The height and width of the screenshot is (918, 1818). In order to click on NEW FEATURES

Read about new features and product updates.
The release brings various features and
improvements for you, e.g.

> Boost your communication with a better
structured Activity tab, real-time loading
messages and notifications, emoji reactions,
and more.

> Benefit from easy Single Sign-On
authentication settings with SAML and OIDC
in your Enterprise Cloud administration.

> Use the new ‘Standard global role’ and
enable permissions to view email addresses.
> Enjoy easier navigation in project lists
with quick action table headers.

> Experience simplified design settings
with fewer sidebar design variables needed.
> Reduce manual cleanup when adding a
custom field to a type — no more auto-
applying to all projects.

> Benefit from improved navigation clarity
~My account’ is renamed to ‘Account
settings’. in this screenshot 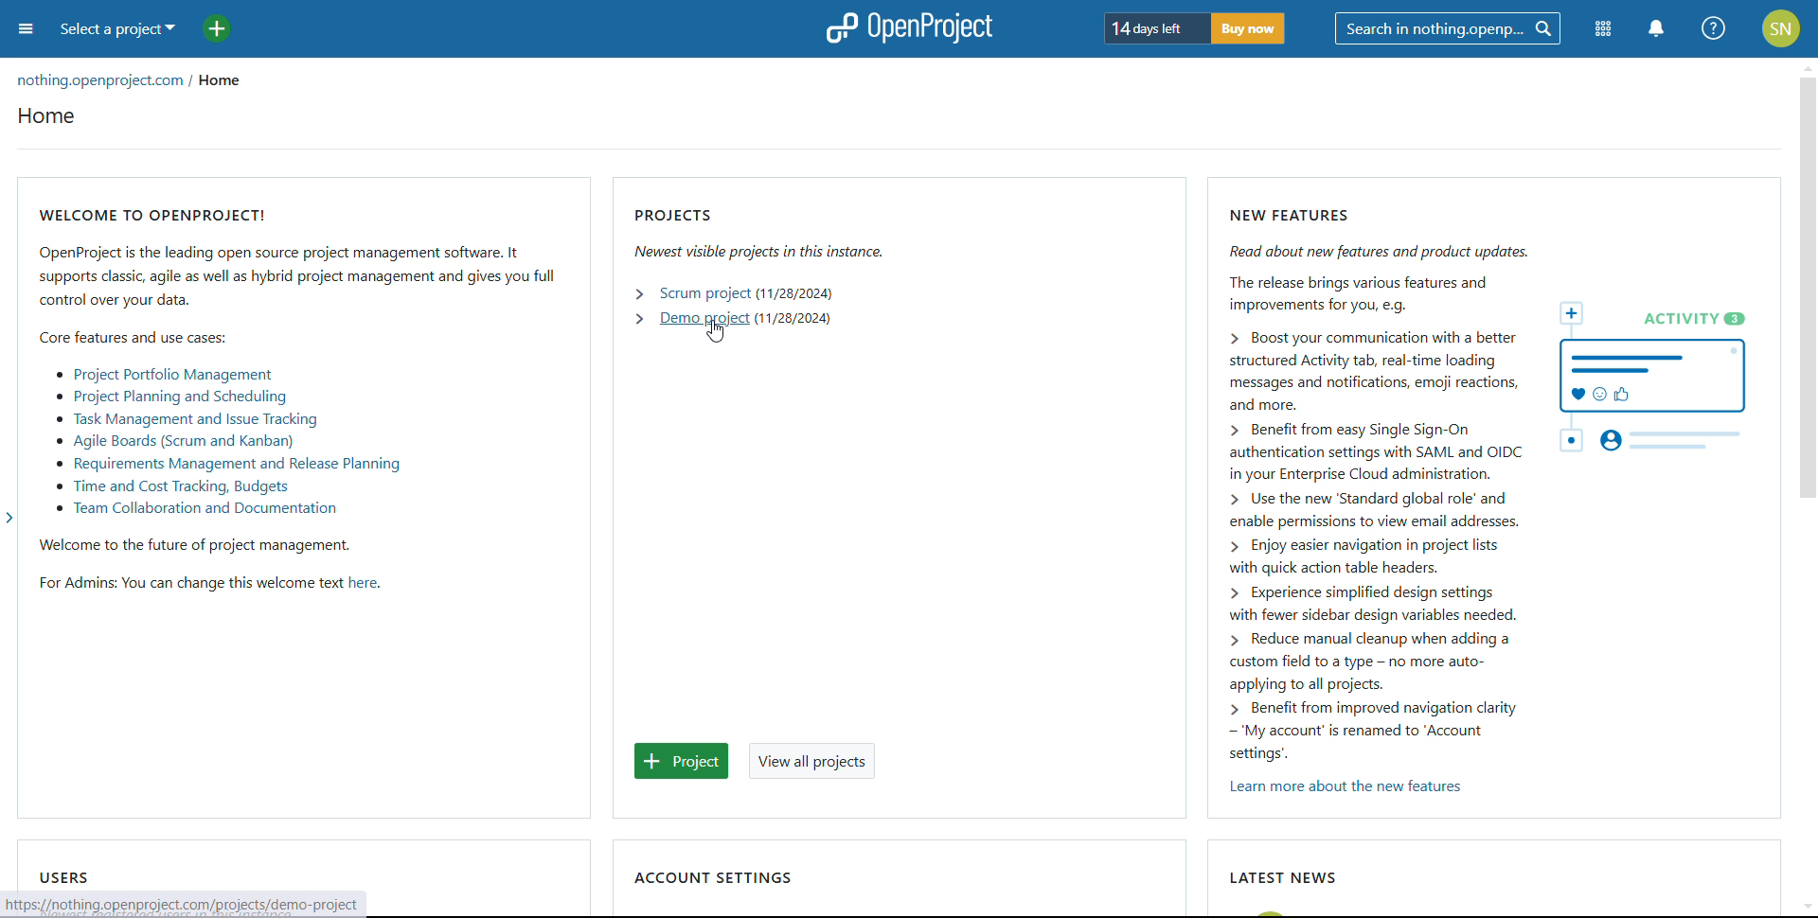, I will do `click(1362, 478)`.